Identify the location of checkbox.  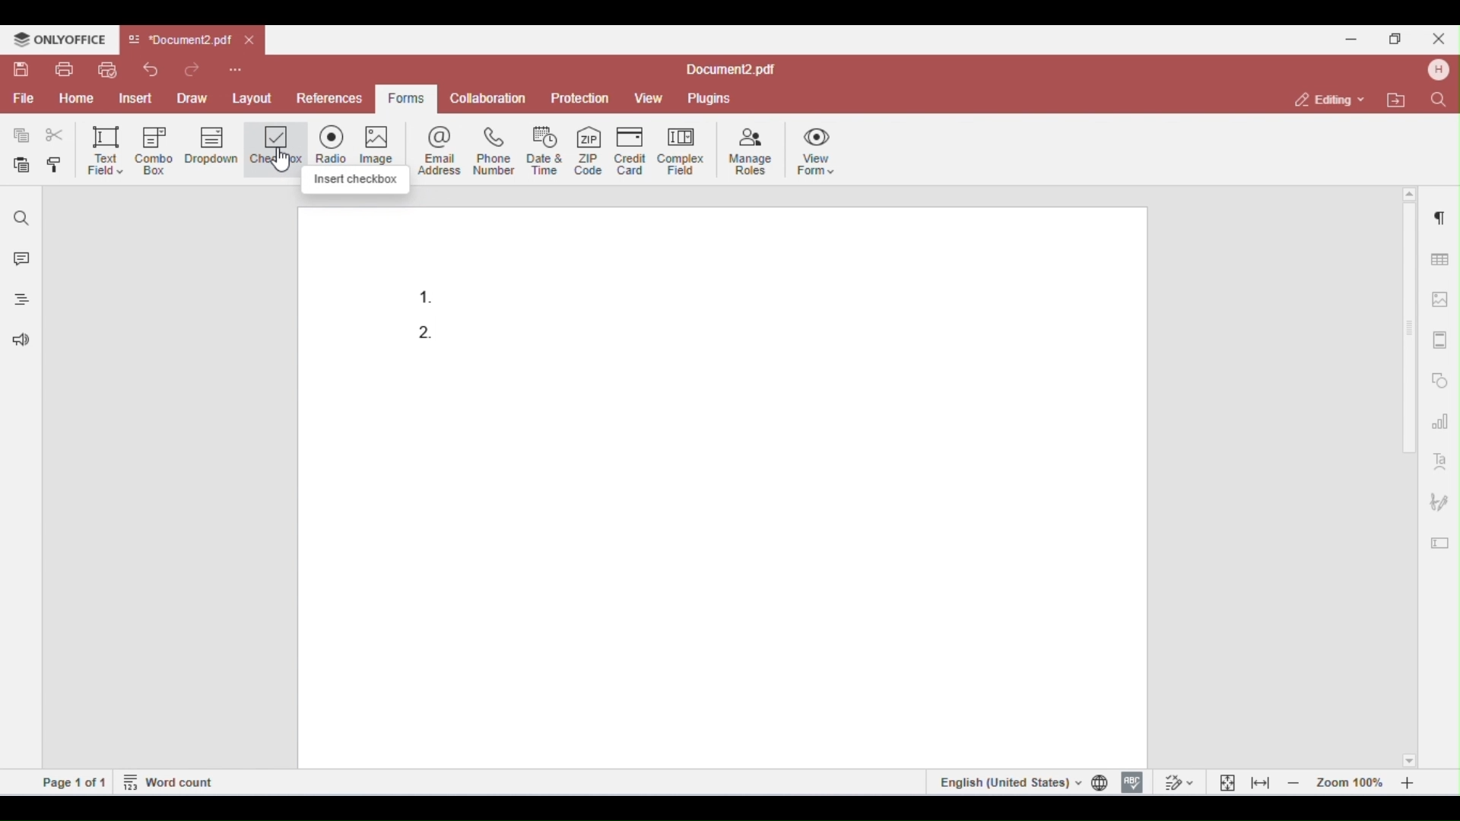
(277, 149).